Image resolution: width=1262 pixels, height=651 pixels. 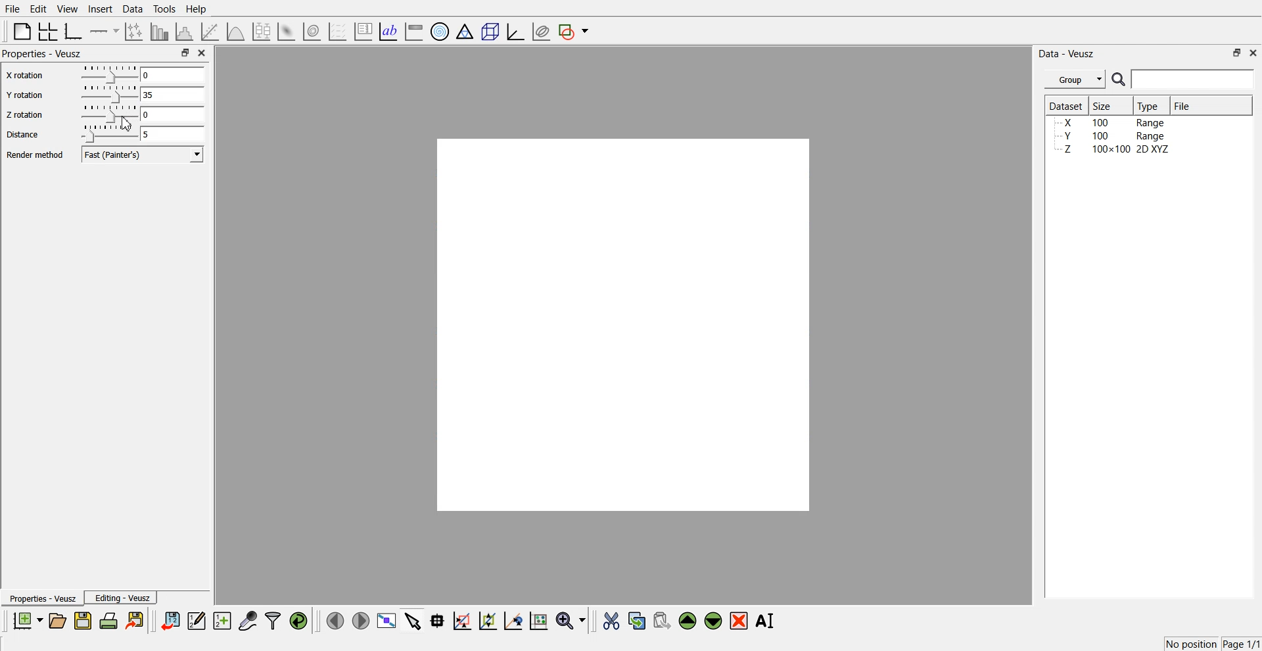 I want to click on Polar Graph, so click(x=440, y=32).